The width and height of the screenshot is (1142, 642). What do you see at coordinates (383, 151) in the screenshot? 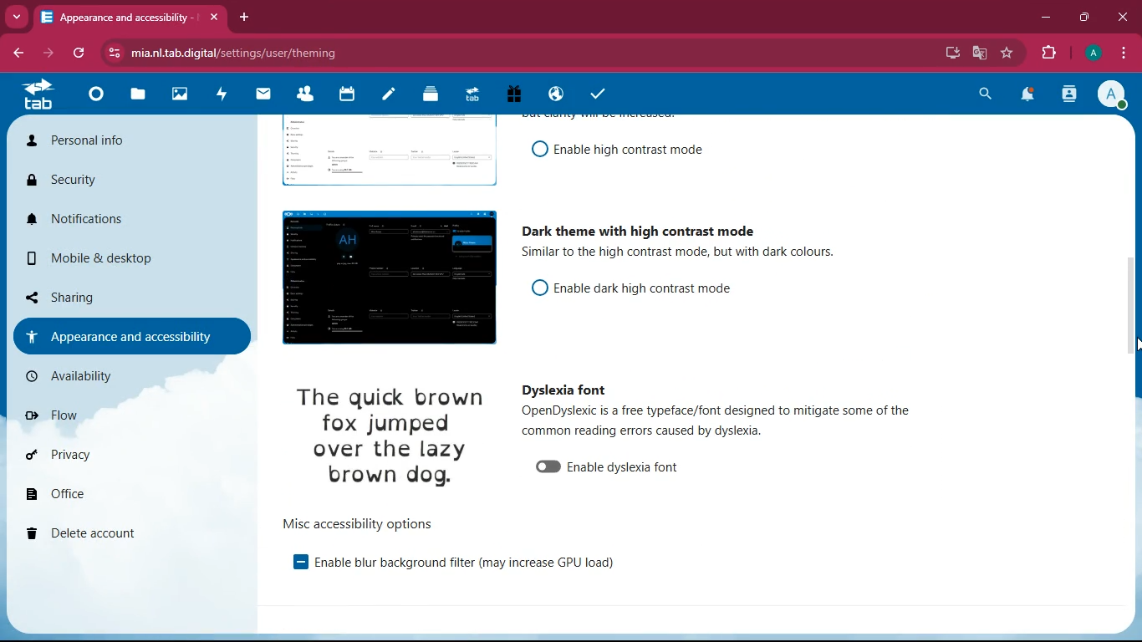
I see `image` at bounding box center [383, 151].